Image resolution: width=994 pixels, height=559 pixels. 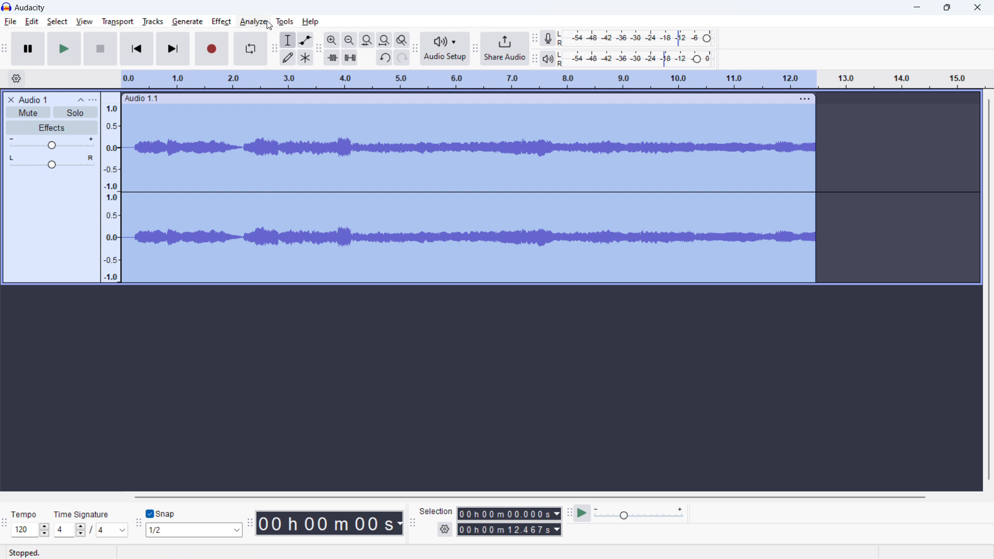 I want to click on select, so click(x=57, y=22).